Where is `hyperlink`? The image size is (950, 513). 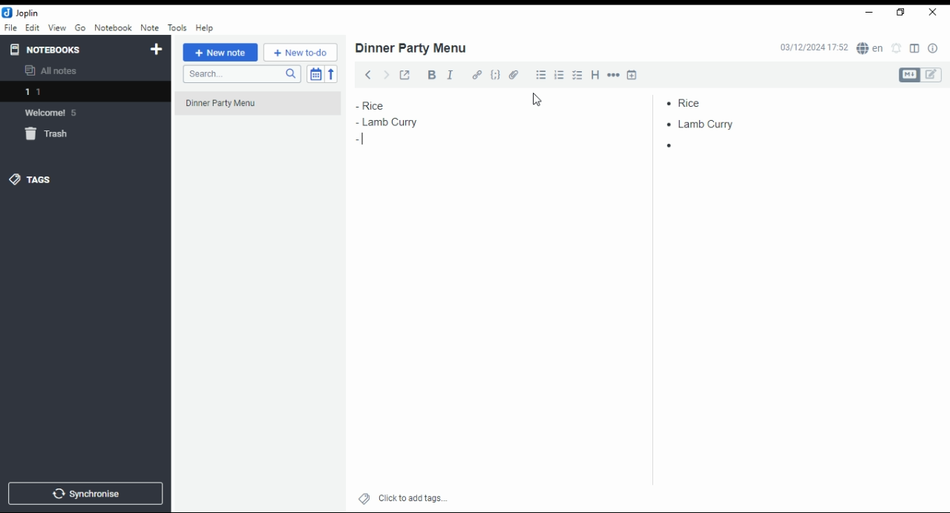
hyperlink is located at coordinates (477, 76).